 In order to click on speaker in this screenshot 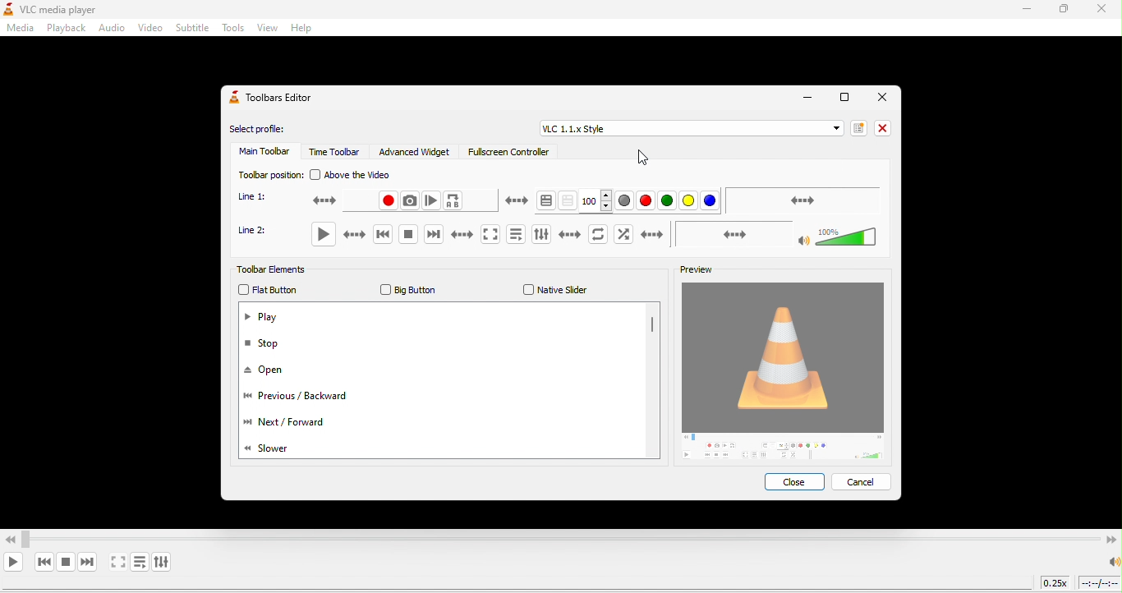, I will do `click(1112, 562)`.